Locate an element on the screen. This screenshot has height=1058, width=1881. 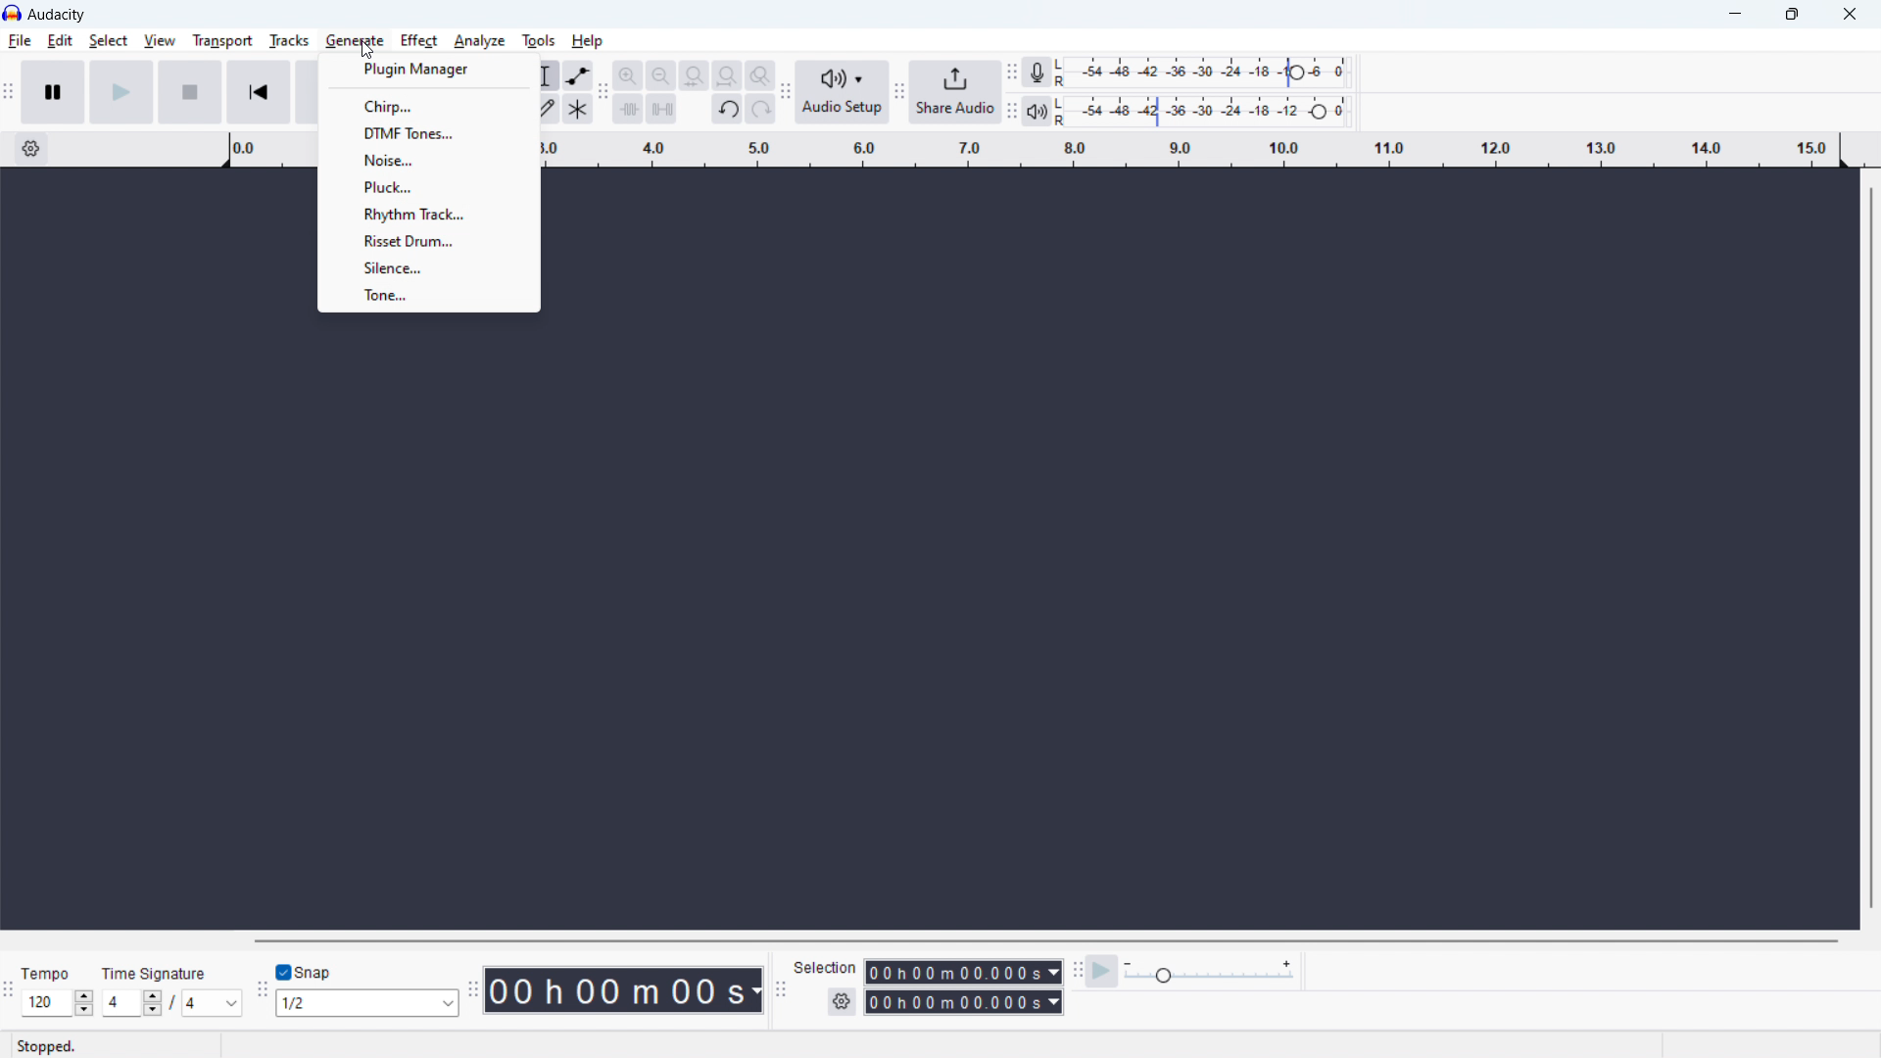
audio setup  is located at coordinates (843, 93).